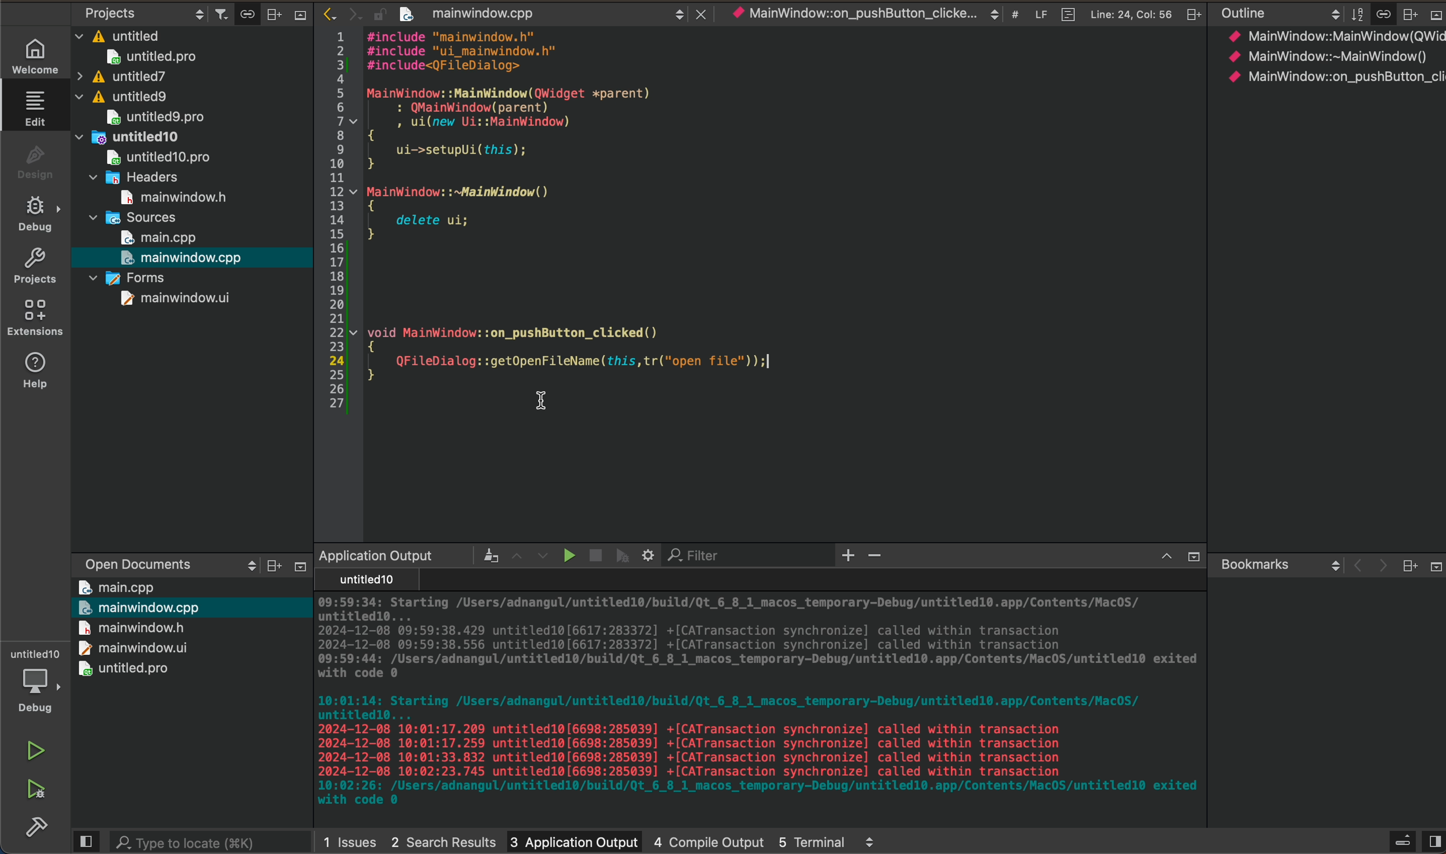  What do you see at coordinates (129, 647) in the screenshot?
I see `» mainwindow. ui` at bounding box center [129, 647].